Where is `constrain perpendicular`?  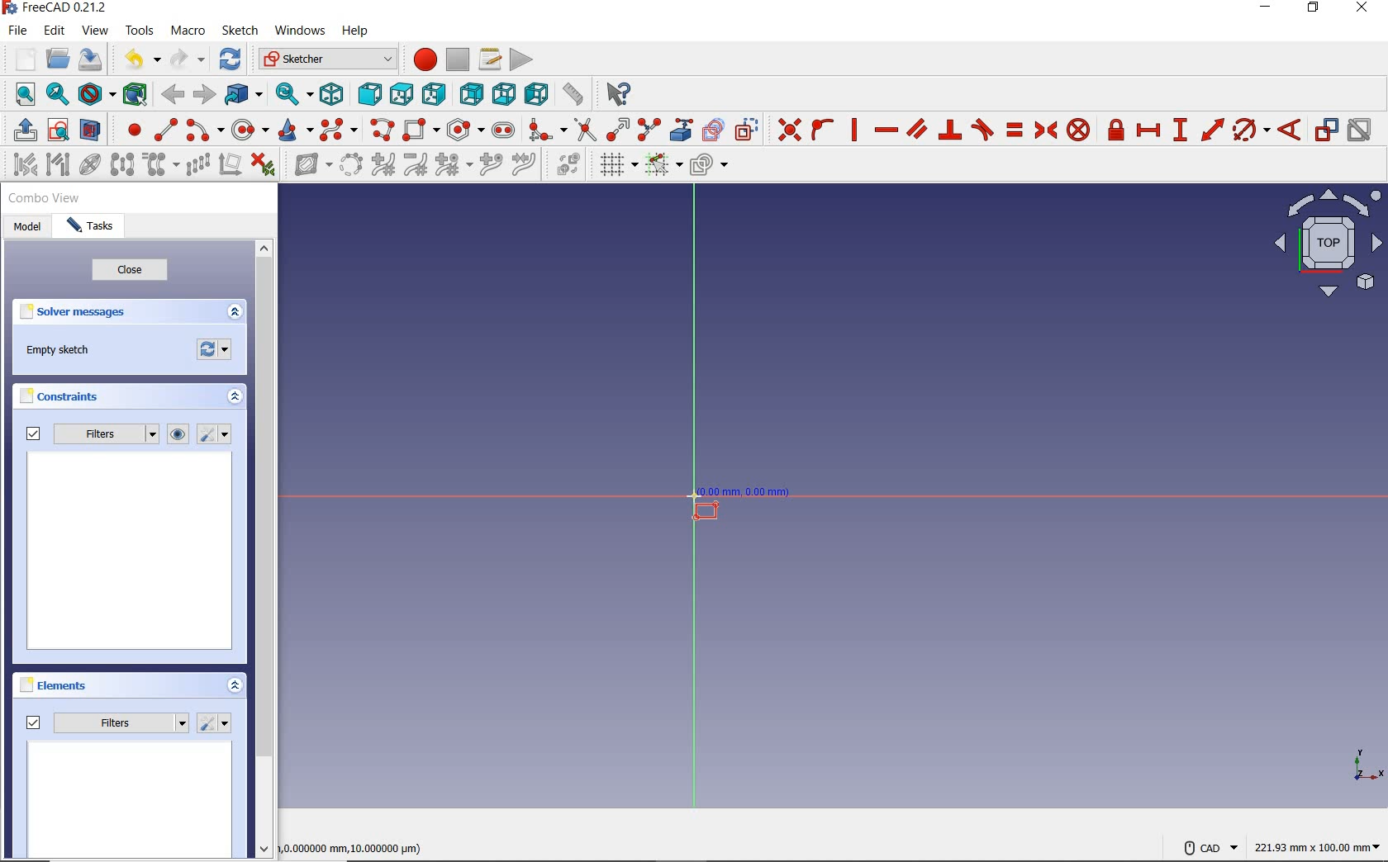
constrain perpendicular is located at coordinates (950, 130).